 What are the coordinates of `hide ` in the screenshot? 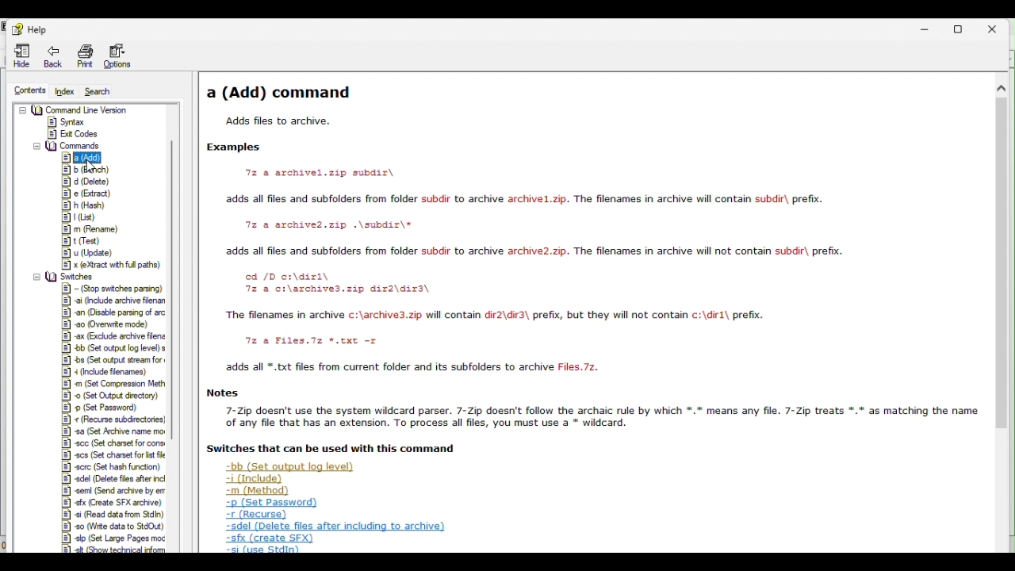 It's located at (19, 56).